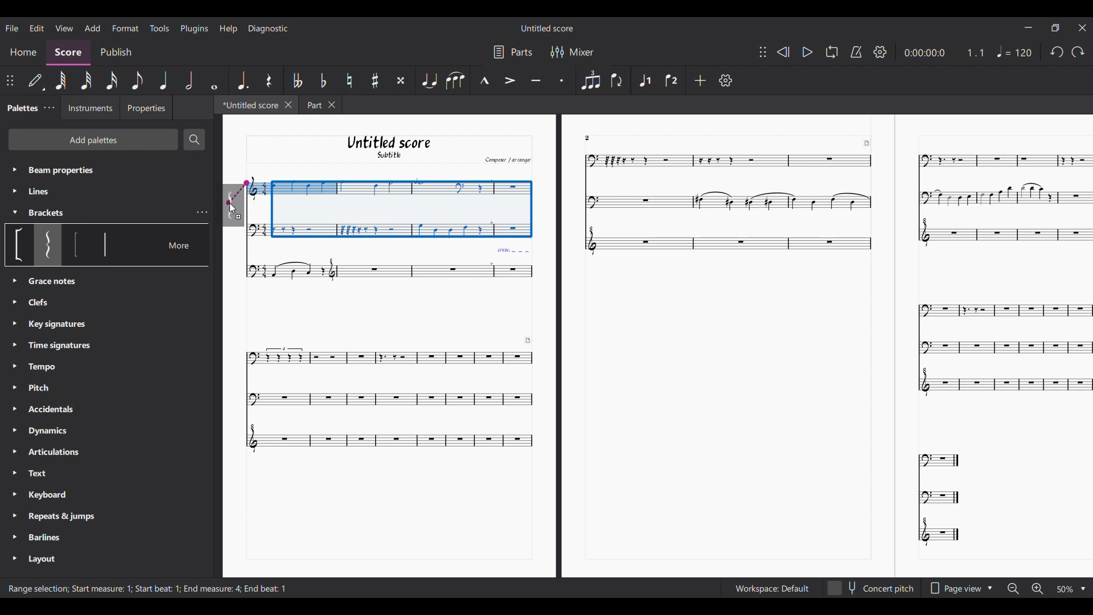 This screenshot has height=615, width=1093. Describe the element at coordinates (547, 28) in the screenshot. I see `Untitled Score` at that location.